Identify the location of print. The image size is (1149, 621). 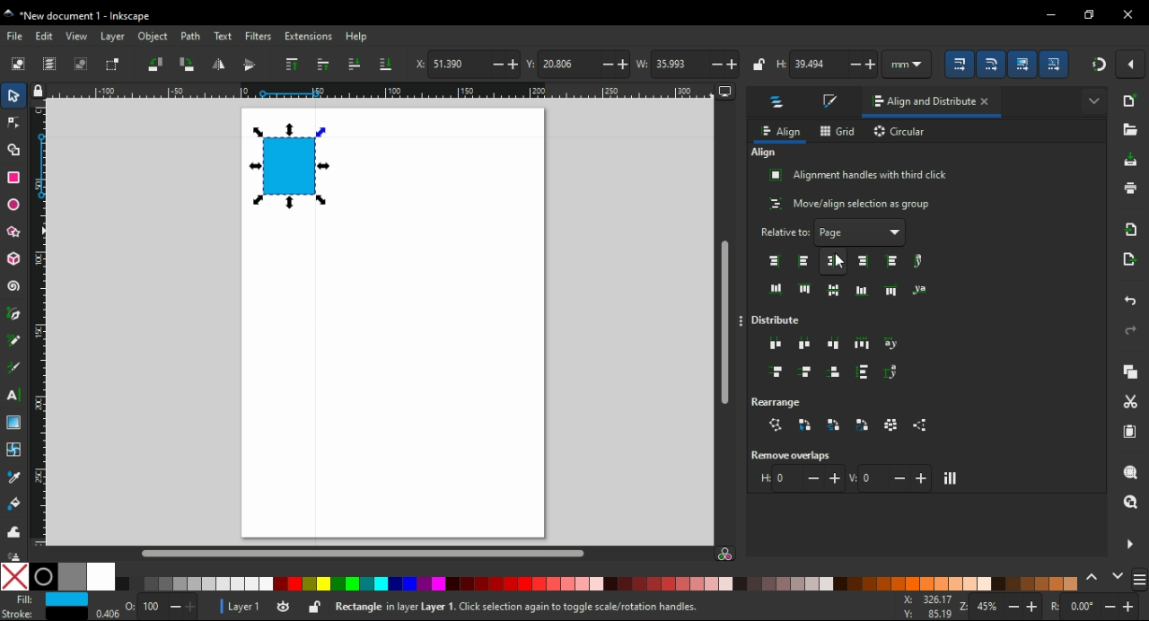
(1130, 188).